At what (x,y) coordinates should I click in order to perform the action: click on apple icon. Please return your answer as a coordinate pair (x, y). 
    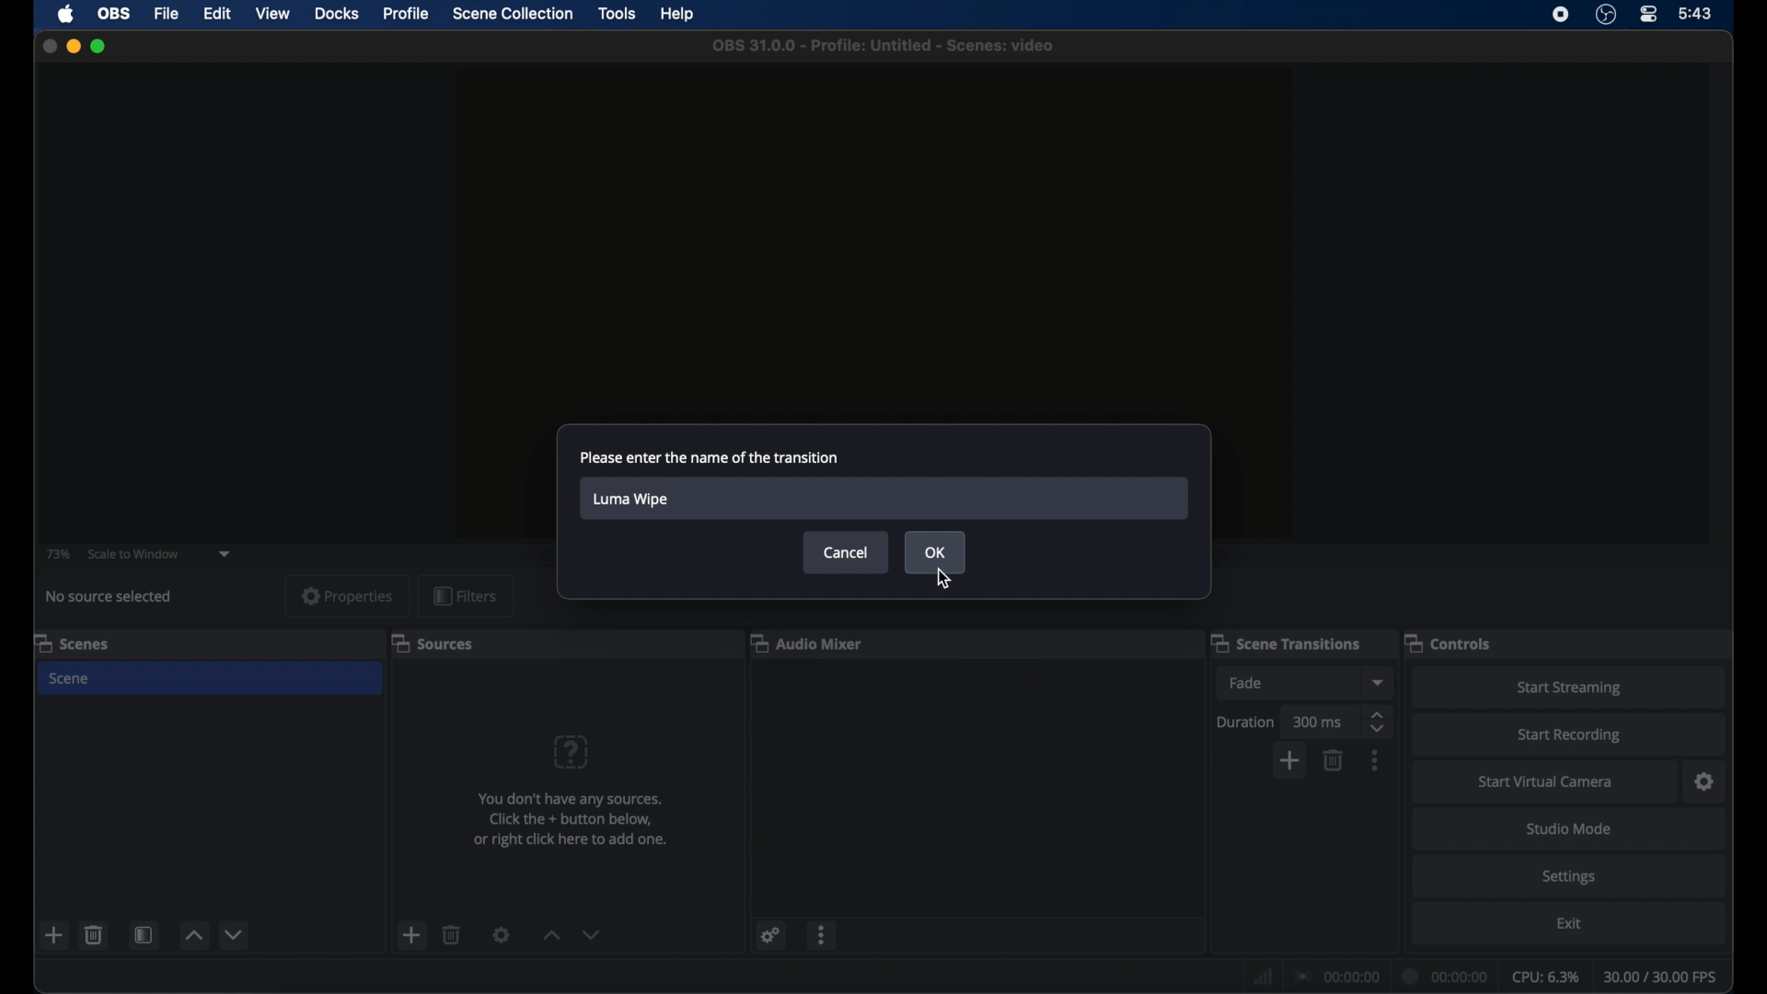
    Looking at the image, I should click on (67, 15).